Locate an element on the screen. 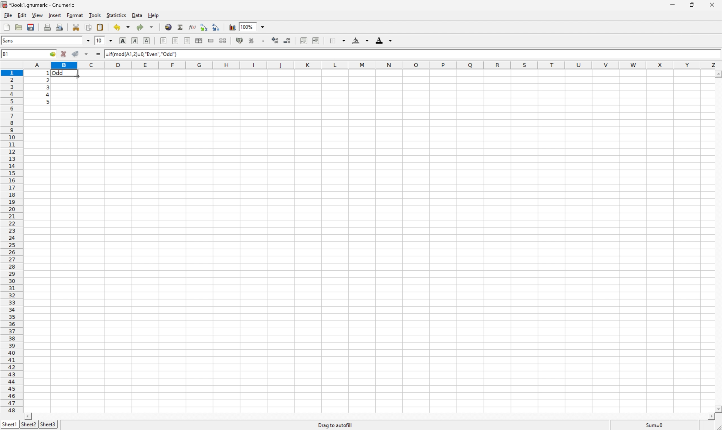 This screenshot has width=722, height=430. Decrease the decimals displayed is located at coordinates (288, 40).